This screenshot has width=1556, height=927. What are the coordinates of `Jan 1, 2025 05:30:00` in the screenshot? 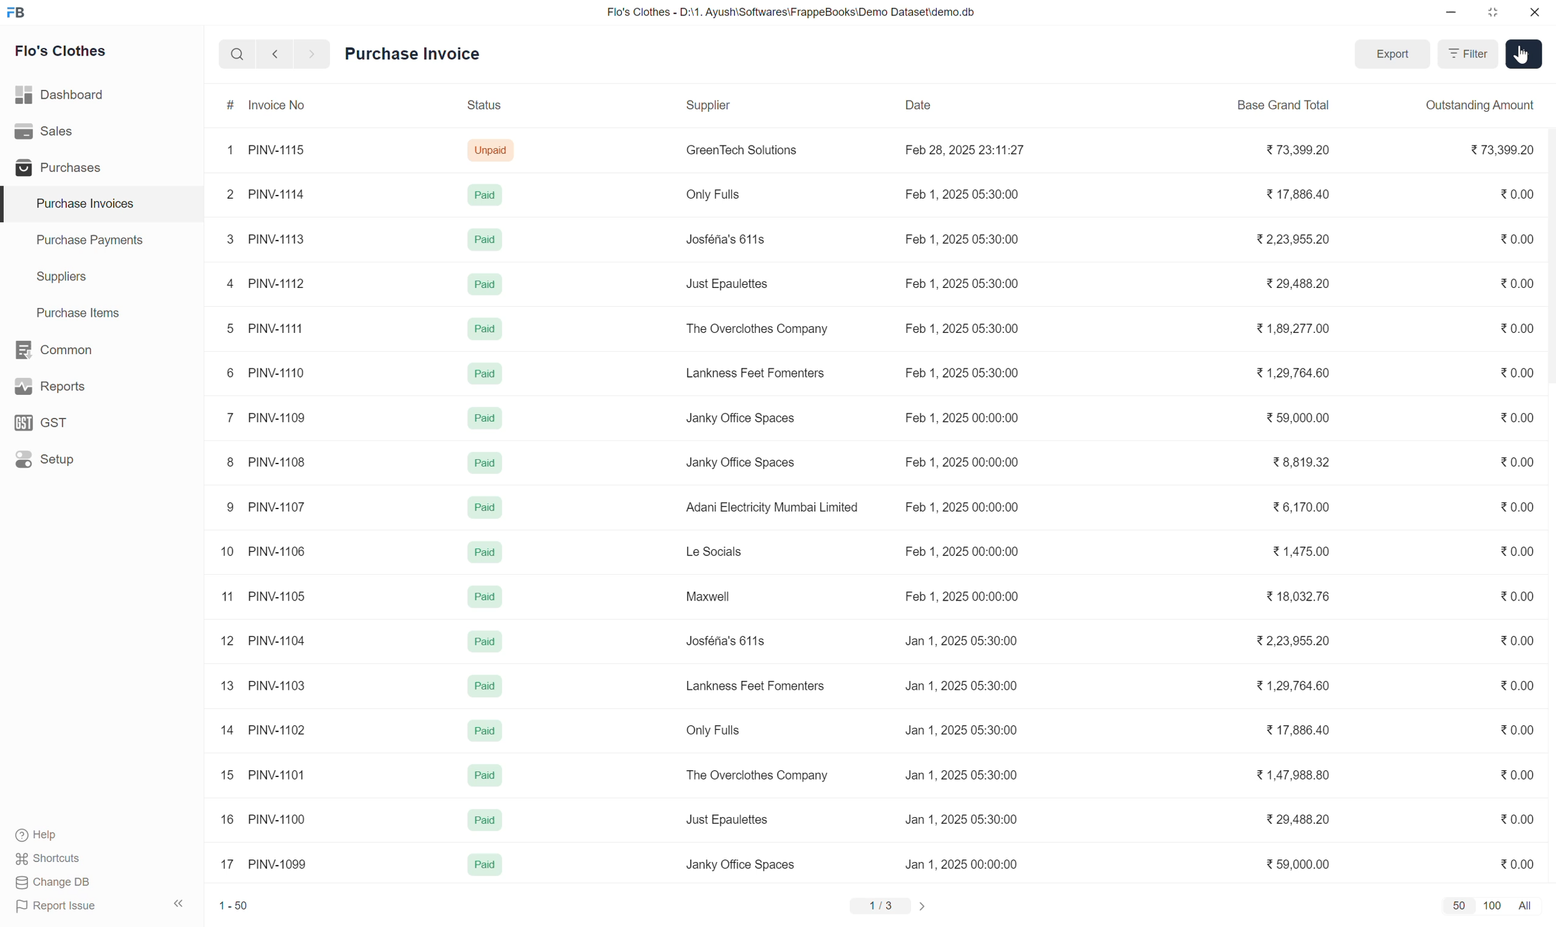 It's located at (967, 775).